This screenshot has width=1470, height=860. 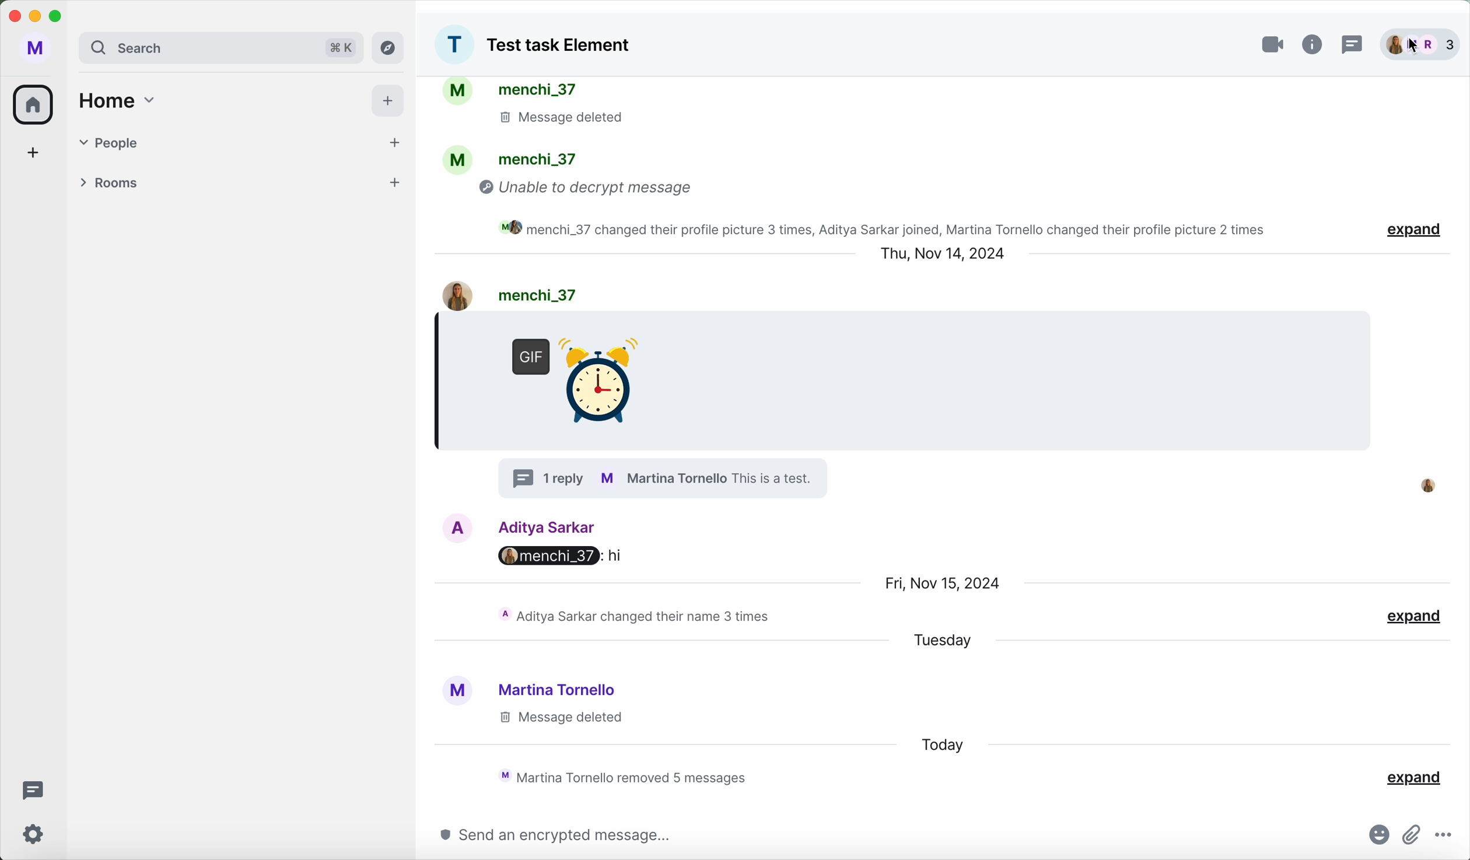 What do you see at coordinates (785, 478) in the screenshot?
I see `text` at bounding box center [785, 478].